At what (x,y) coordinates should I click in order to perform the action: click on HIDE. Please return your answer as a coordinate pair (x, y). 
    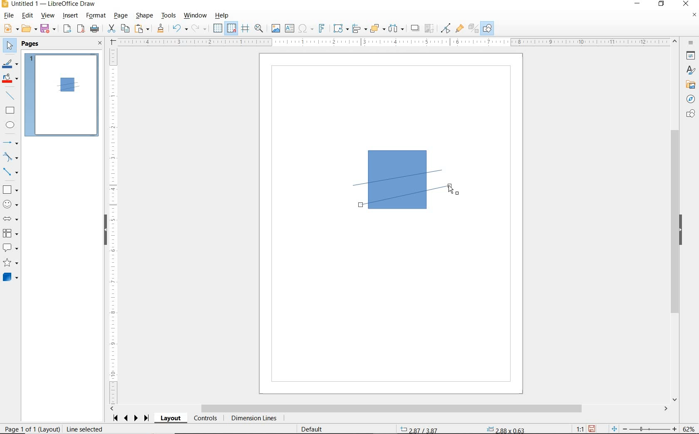
    Looking at the image, I should click on (681, 230).